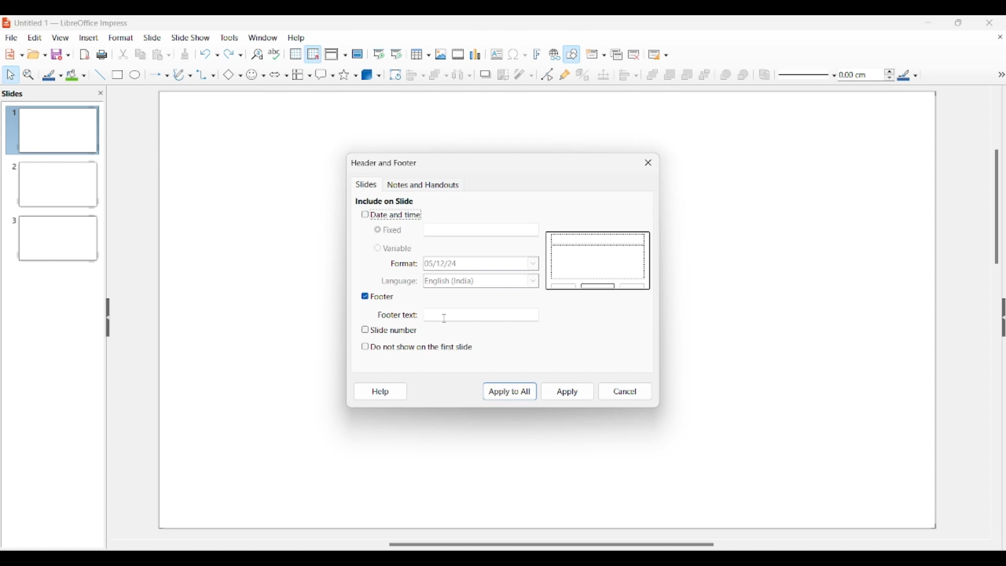 This screenshot has width=1006, height=566. I want to click on Callout shape options, so click(325, 74).